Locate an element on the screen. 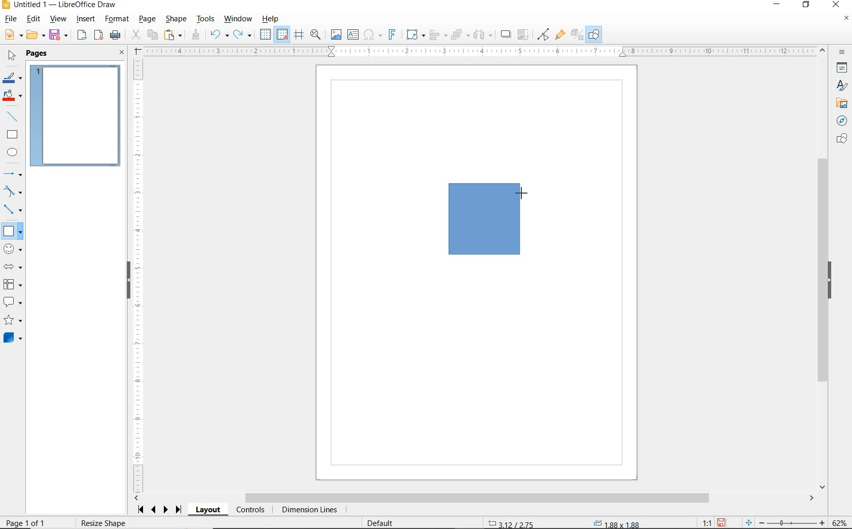 Image resolution: width=852 pixels, height=529 pixels. SHAPE is located at coordinates (176, 20).